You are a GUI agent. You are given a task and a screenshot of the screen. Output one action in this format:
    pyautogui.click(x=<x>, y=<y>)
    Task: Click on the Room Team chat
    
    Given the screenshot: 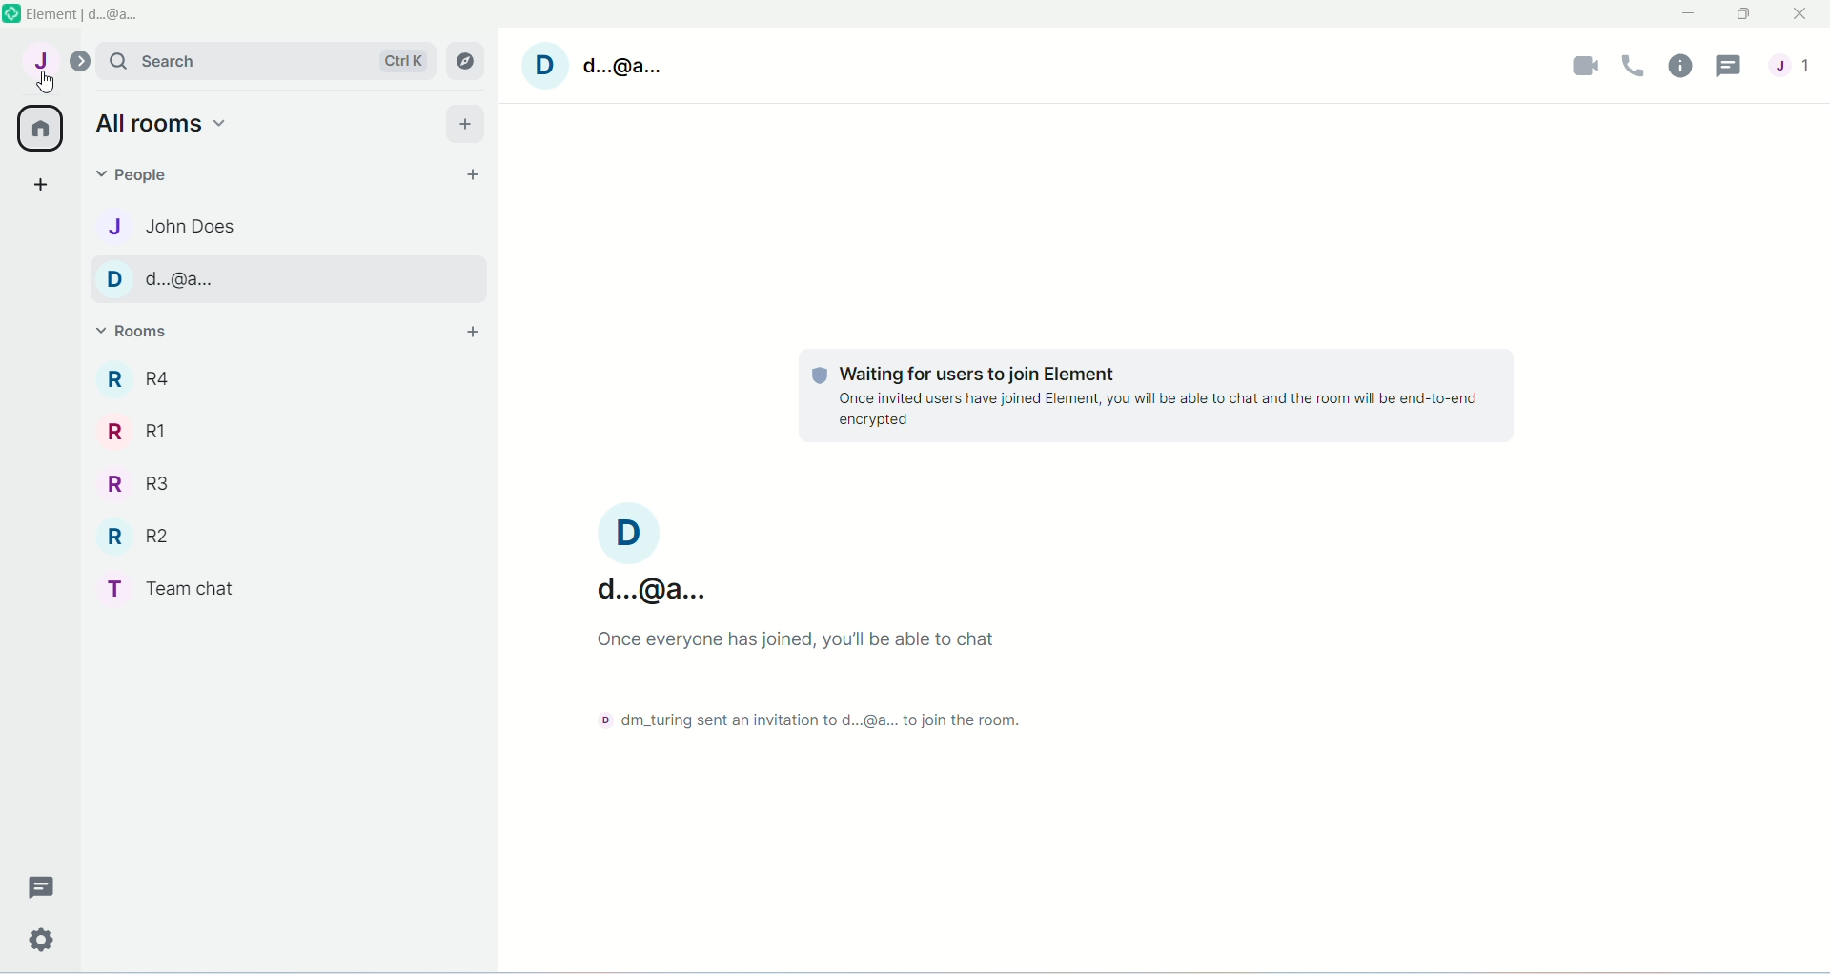 What is the action you would take?
    pyautogui.click(x=184, y=590)
    